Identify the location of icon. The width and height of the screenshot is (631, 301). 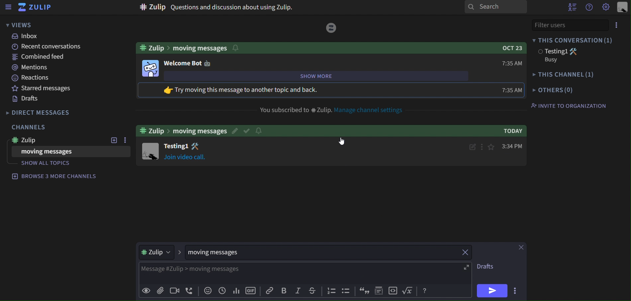
(345, 290).